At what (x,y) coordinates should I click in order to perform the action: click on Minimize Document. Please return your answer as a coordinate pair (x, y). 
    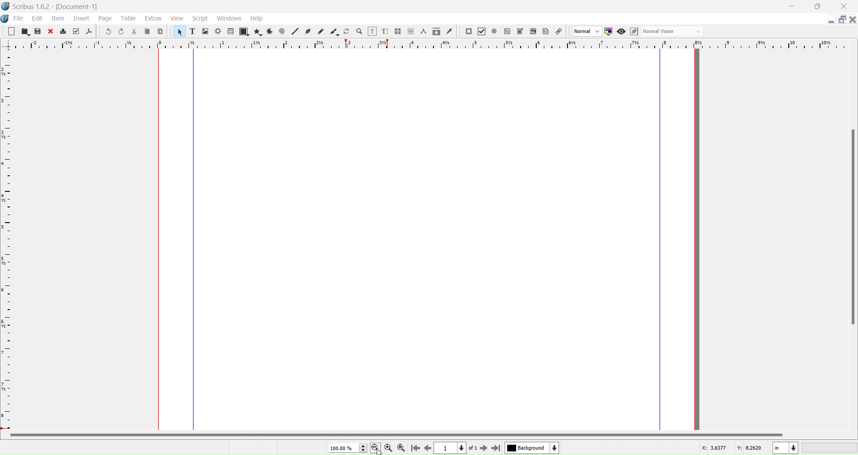
    Looking at the image, I should click on (830, 20).